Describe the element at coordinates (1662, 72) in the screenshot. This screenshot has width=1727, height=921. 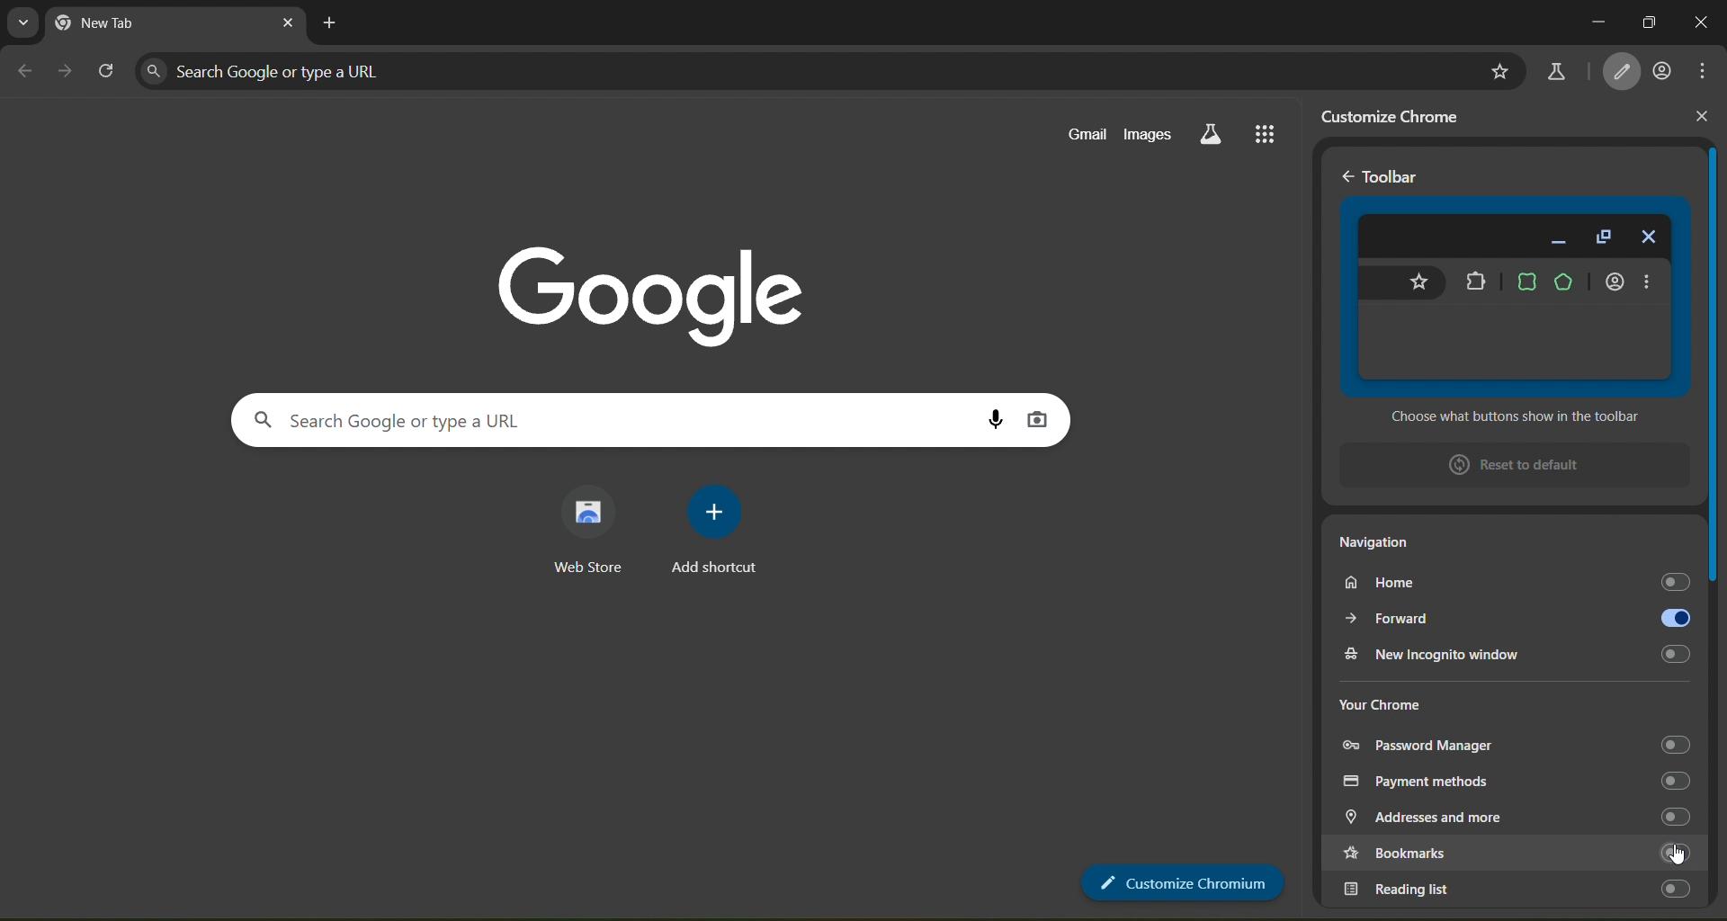
I see `account` at that location.